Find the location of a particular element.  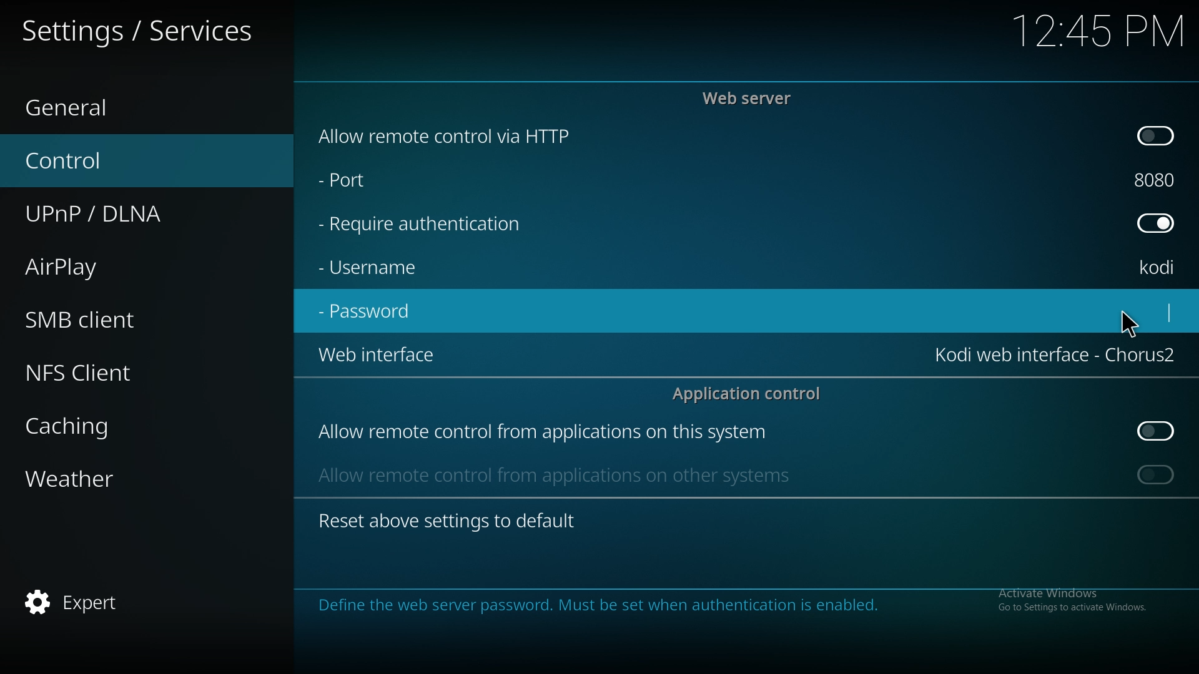

web interface is located at coordinates (376, 353).